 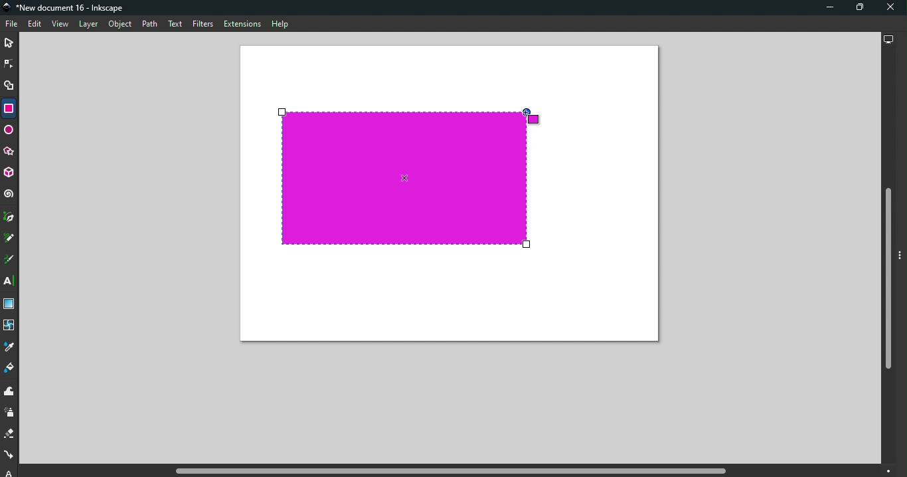 What do you see at coordinates (34, 25) in the screenshot?
I see `Edit` at bounding box center [34, 25].